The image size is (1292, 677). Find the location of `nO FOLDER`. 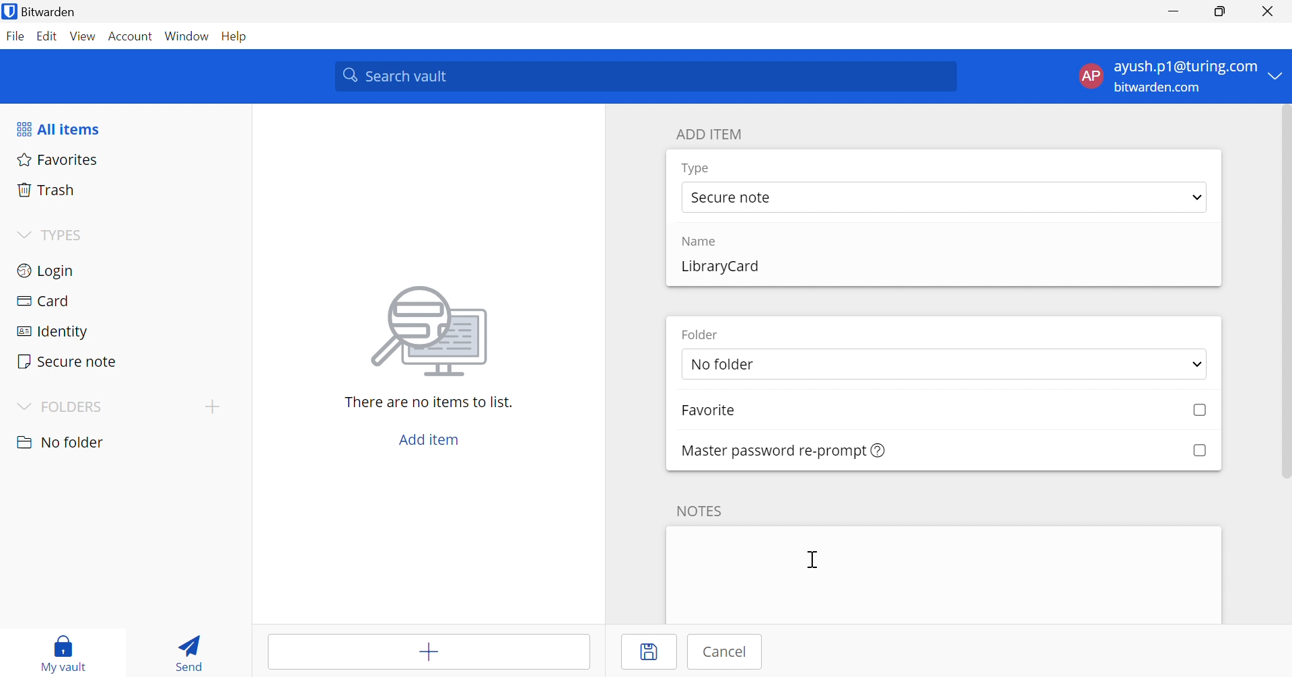

nO FOLDER is located at coordinates (63, 442).